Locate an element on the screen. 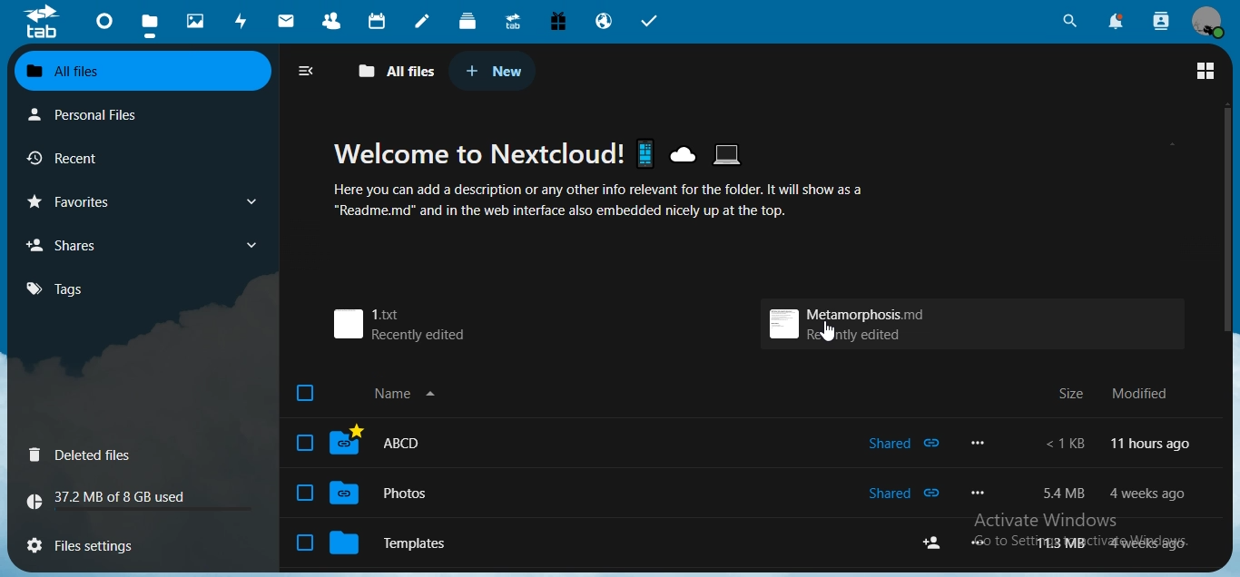 The image size is (1240, 577). shared is located at coordinates (907, 494).